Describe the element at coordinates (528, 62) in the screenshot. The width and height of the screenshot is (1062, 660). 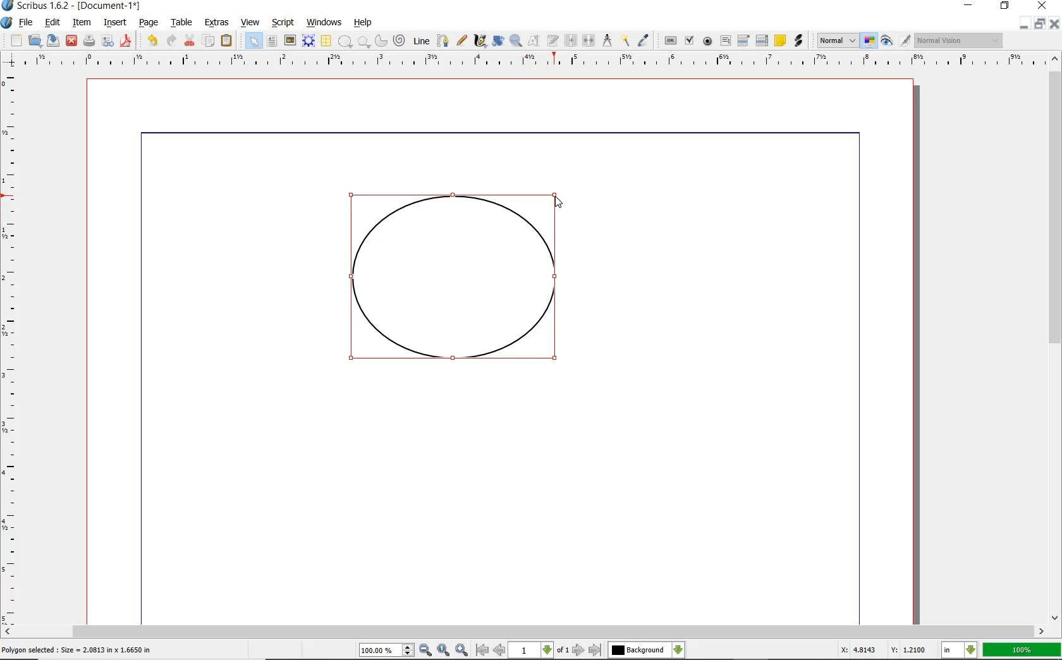
I see `RULER` at that location.